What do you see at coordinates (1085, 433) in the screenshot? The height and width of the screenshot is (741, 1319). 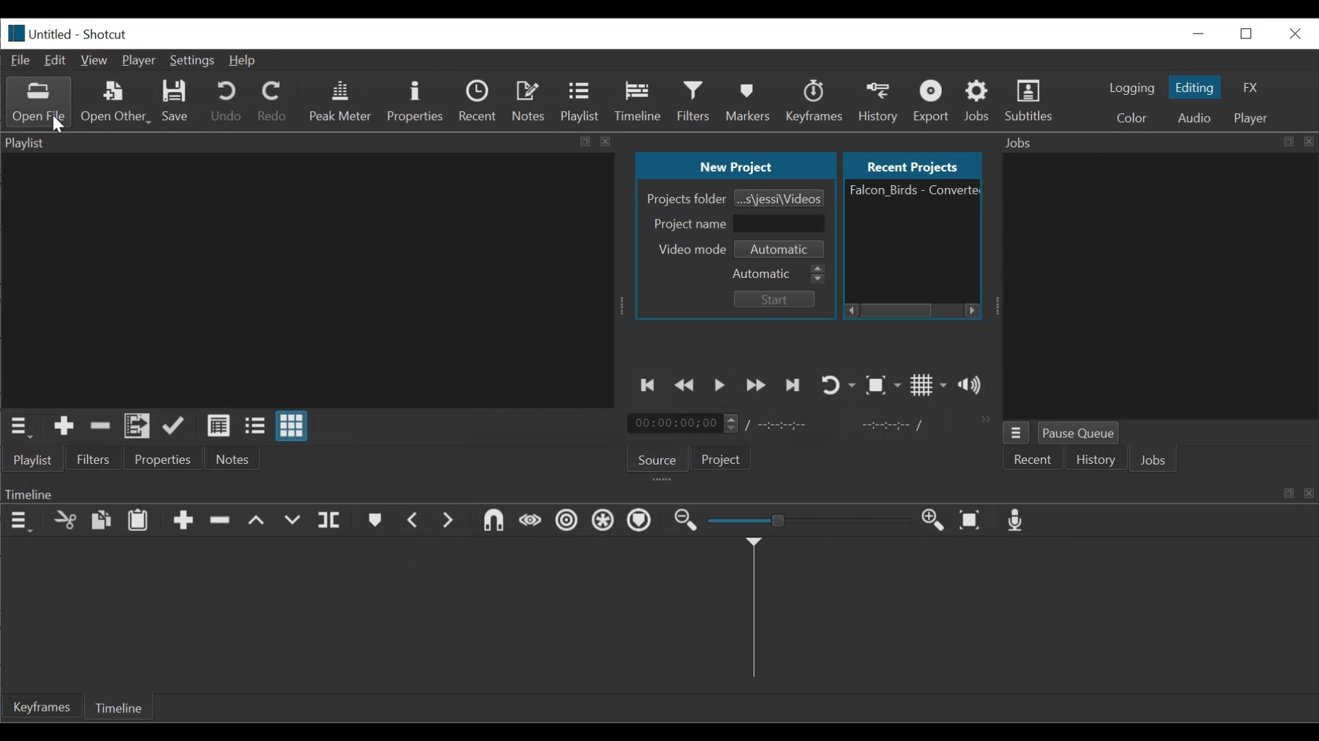 I see `Pause Queue` at bounding box center [1085, 433].